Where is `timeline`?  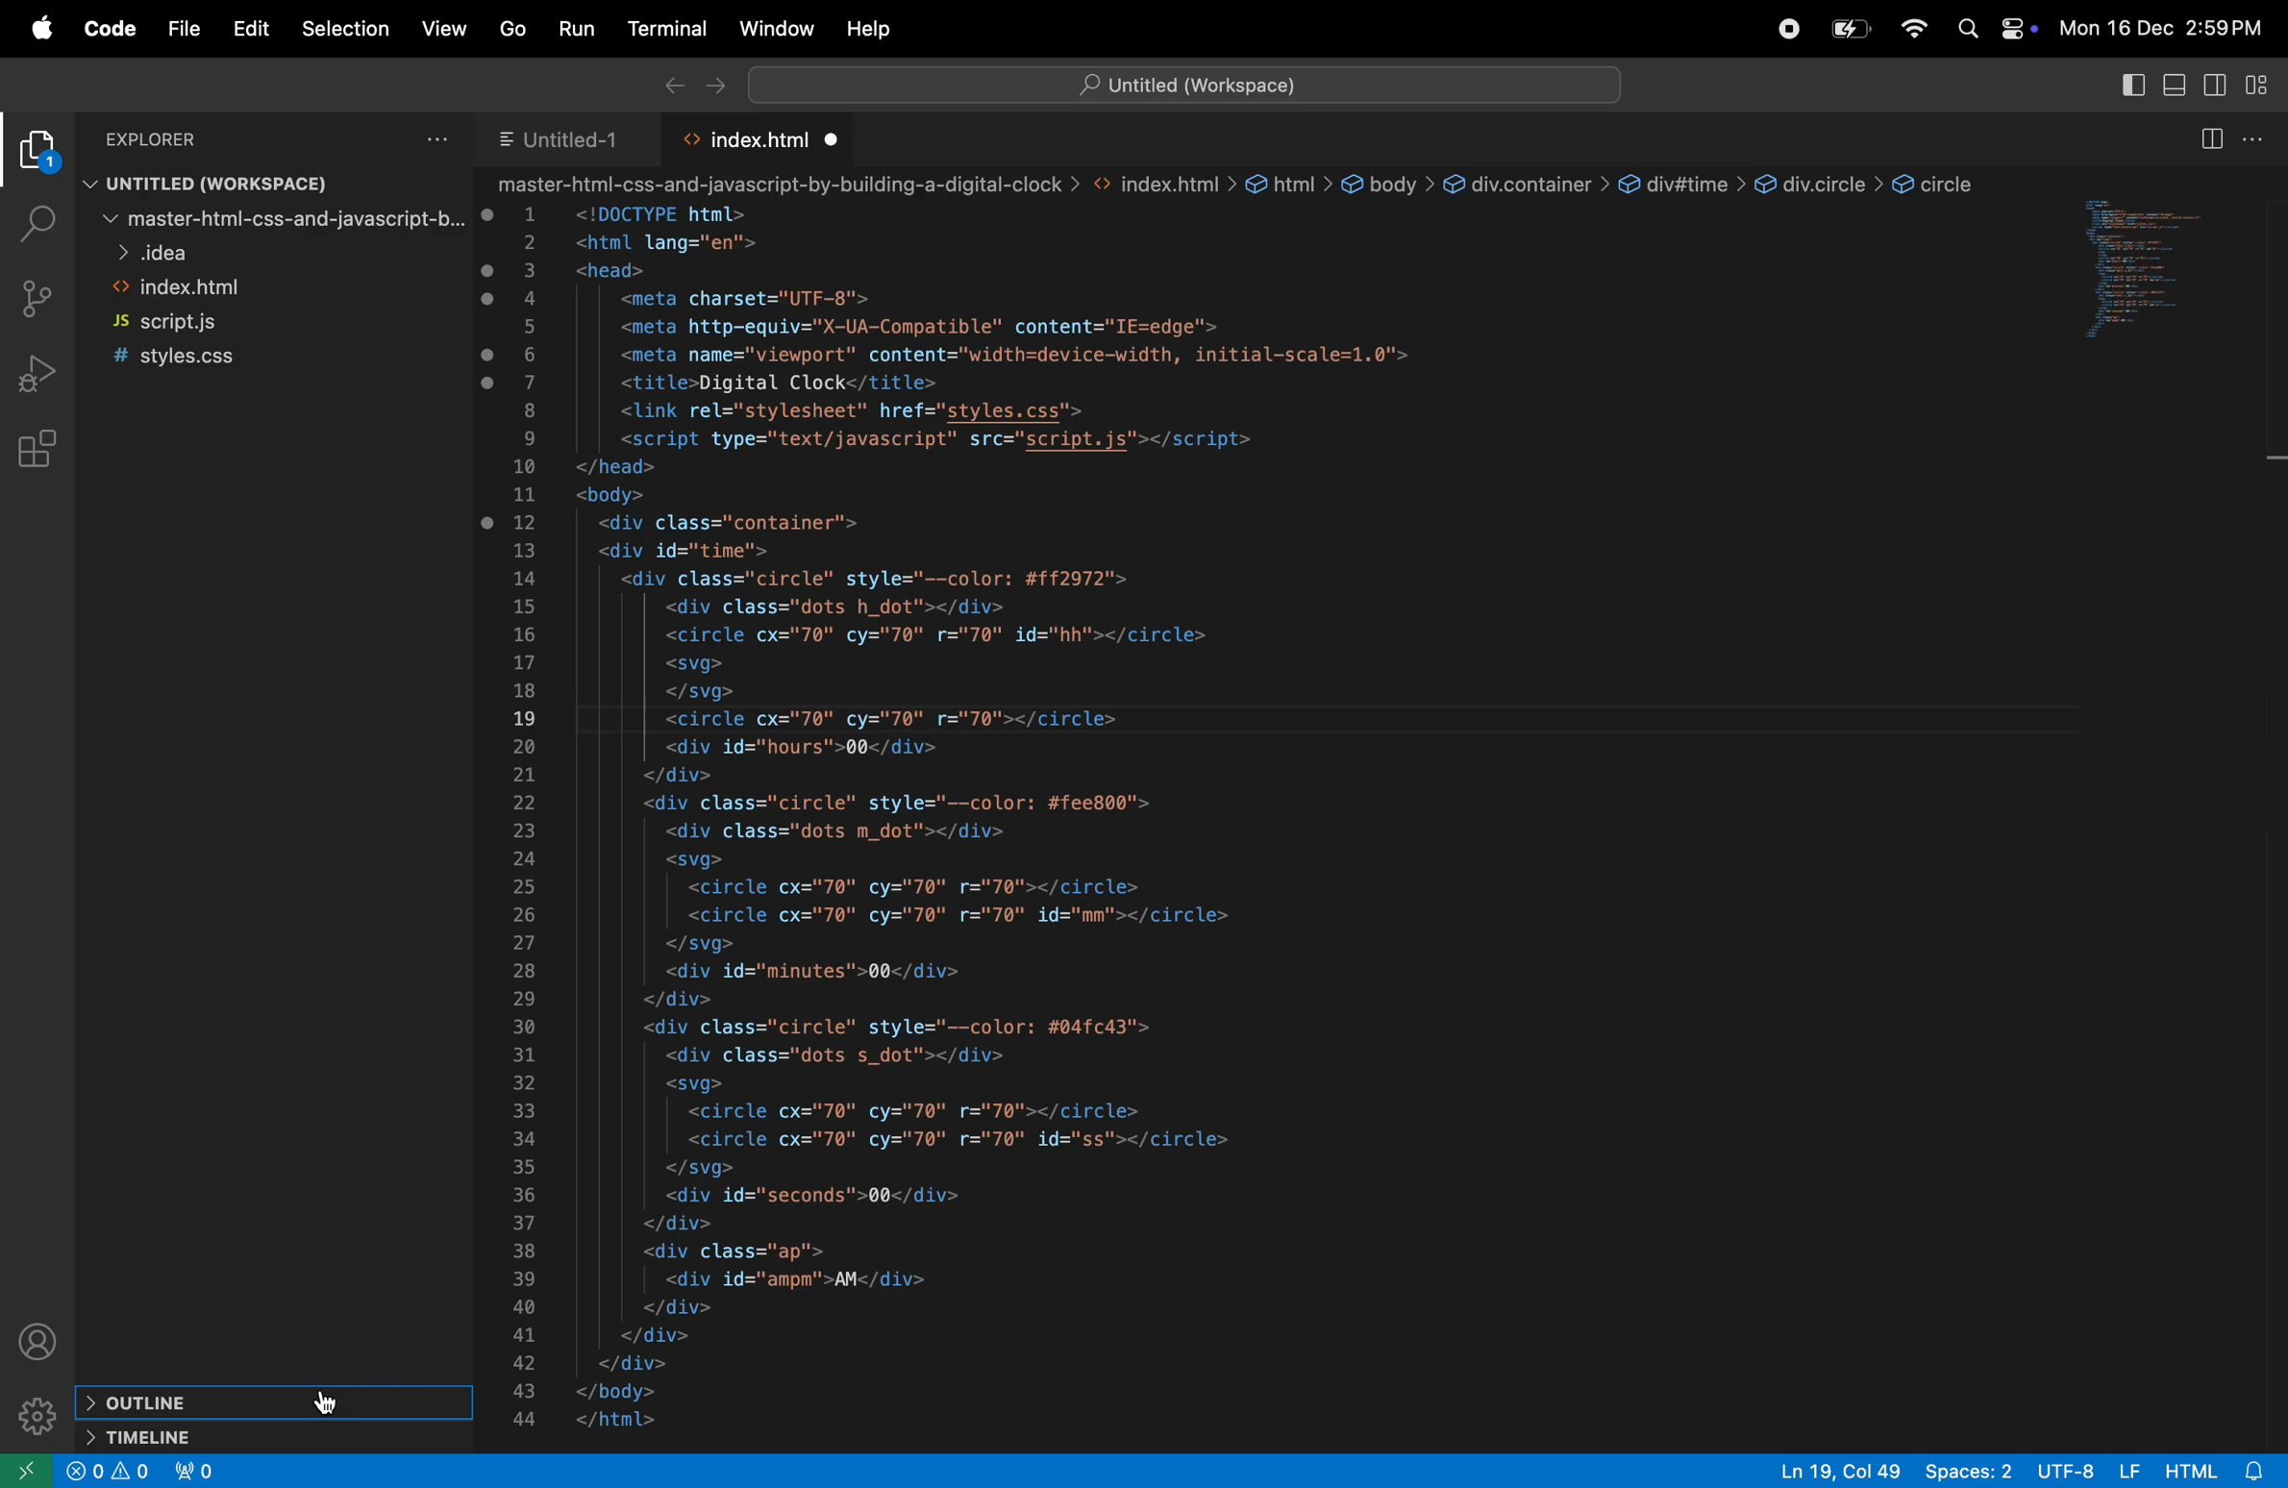 timeline is located at coordinates (278, 1437).